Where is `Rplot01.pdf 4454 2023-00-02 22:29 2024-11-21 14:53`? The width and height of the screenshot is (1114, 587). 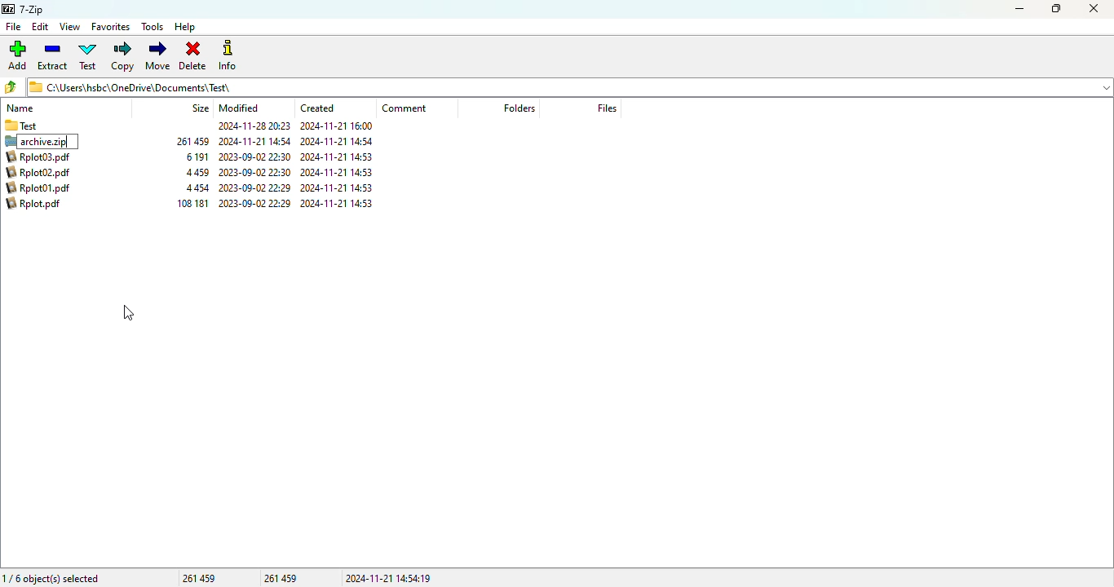 Rplot01.pdf 4454 2023-00-02 22:29 2024-11-21 14:53 is located at coordinates (43, 187).